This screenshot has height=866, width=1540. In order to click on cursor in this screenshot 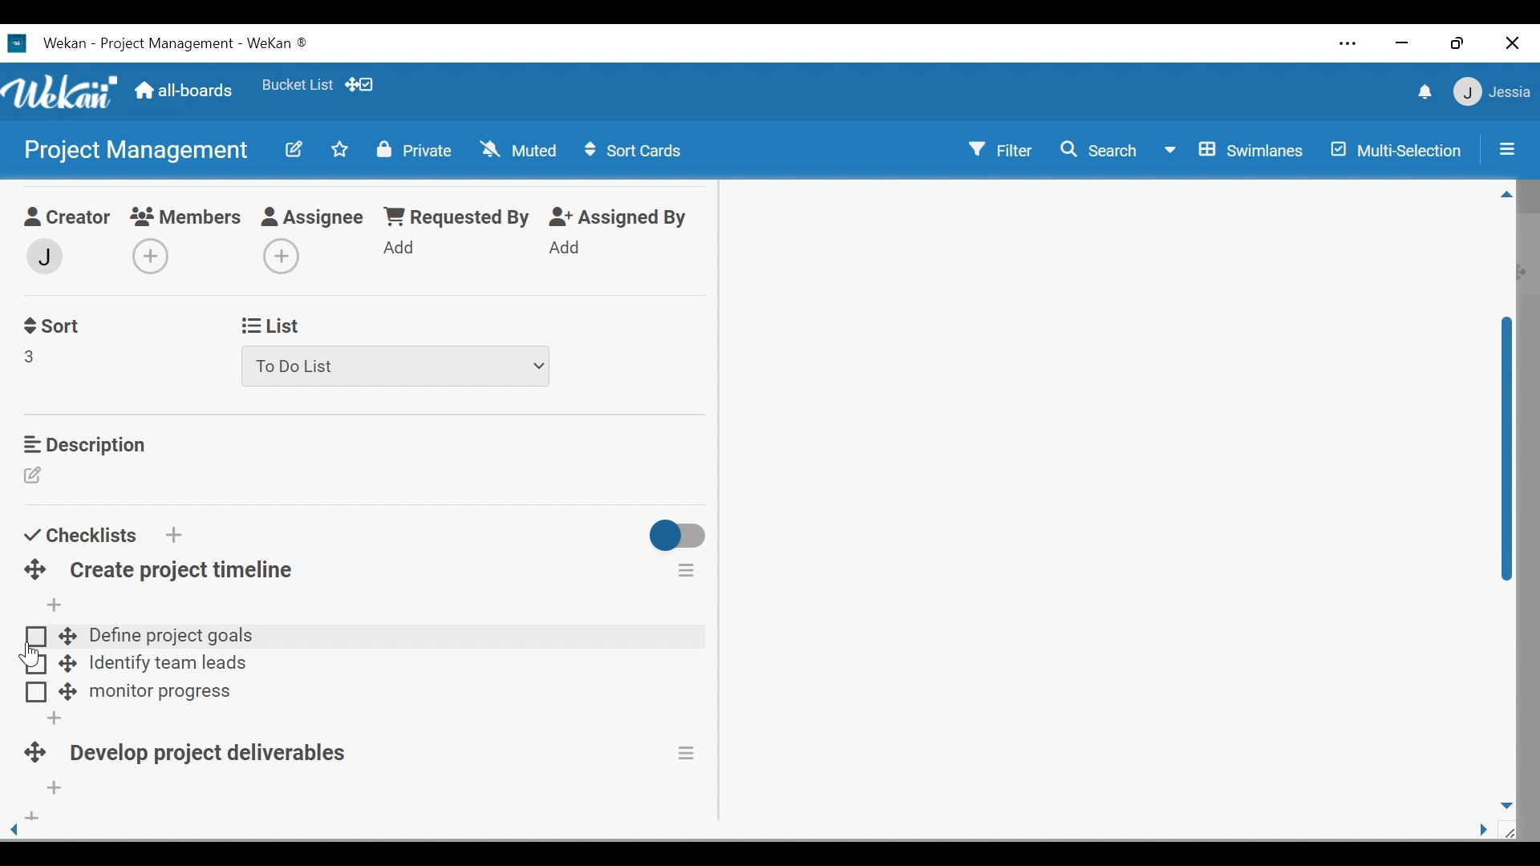, I will do `click(28, 651)`.